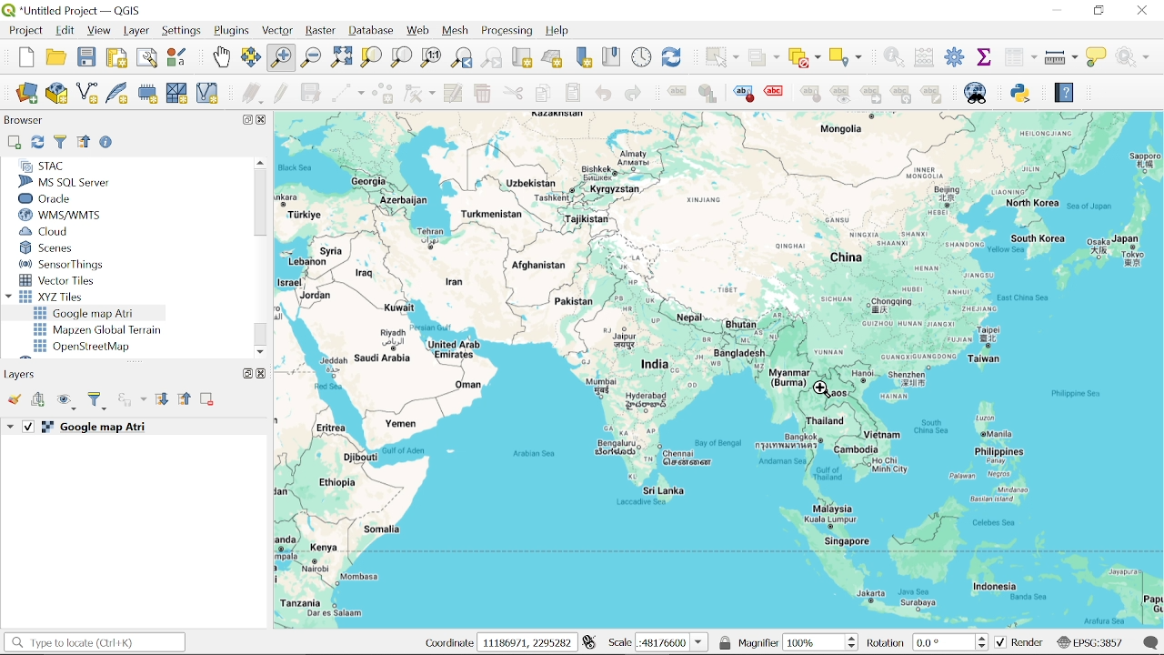  What do you see at coordinates (1063, 96) in the screenshot?
I see `Help` at bounding box center [1063, 96].